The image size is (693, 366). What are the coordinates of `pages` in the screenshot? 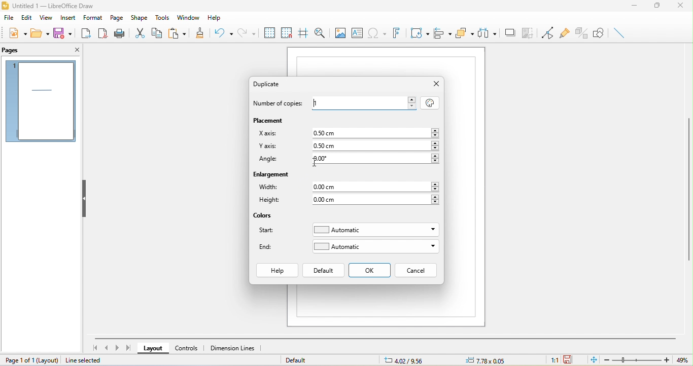 It's located at (40, 101).